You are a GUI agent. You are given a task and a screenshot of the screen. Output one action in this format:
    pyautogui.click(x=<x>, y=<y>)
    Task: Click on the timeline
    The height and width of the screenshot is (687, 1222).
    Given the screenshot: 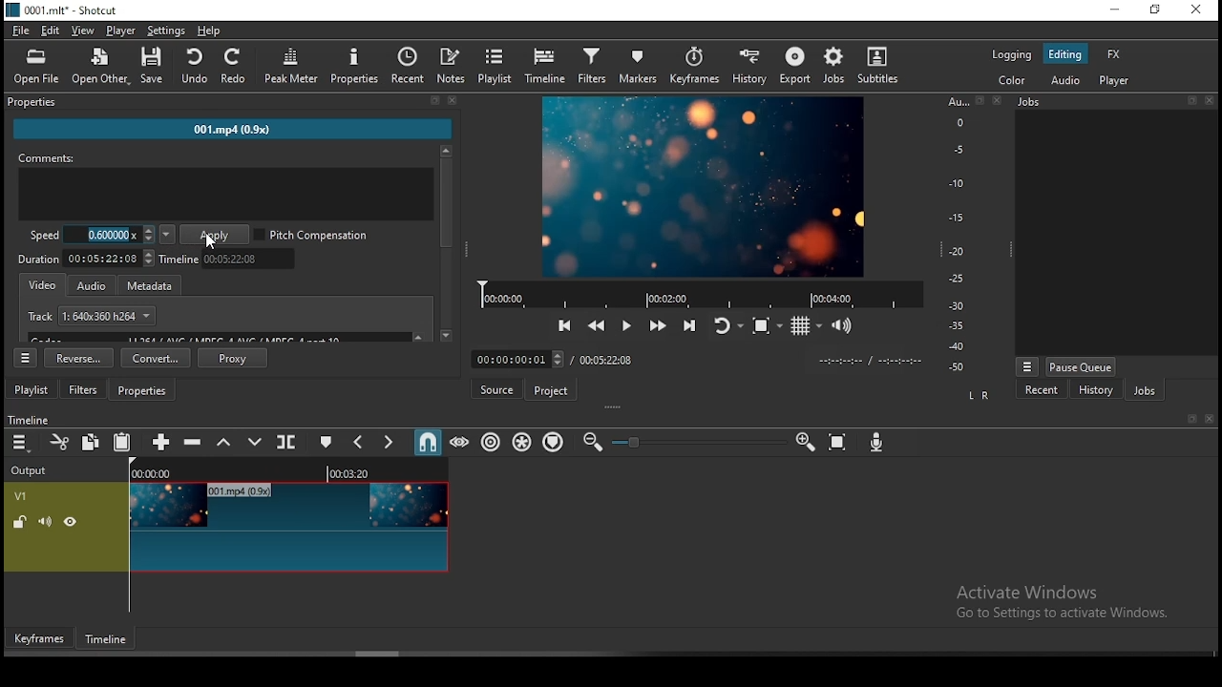 What is the action you would take?
    pyautogui.click(x=29, y=420)
    